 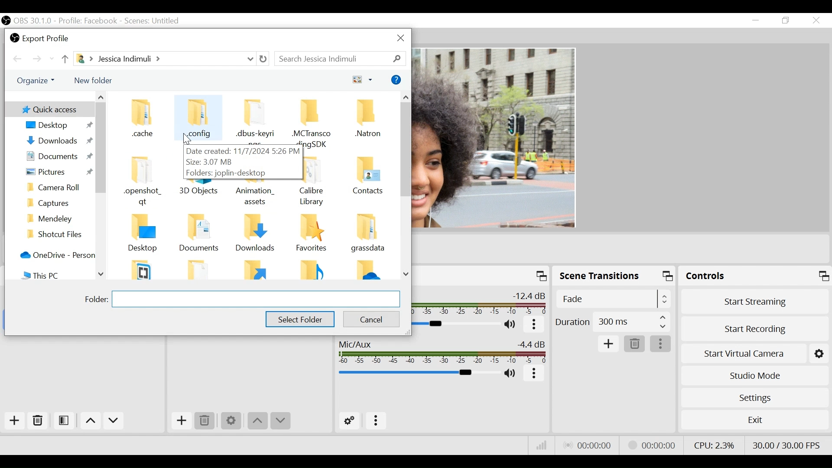 What do you see at coordinates (754, 419) in the screenshot?
I see `Exit` at bounding box center [754, 419].